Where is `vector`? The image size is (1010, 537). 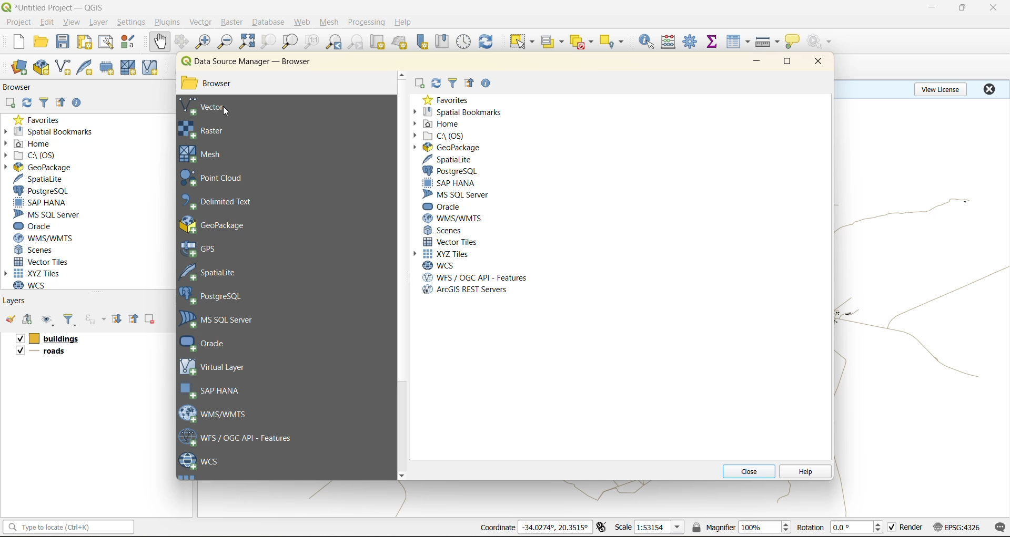
vector is located at coordinates (202, 22).